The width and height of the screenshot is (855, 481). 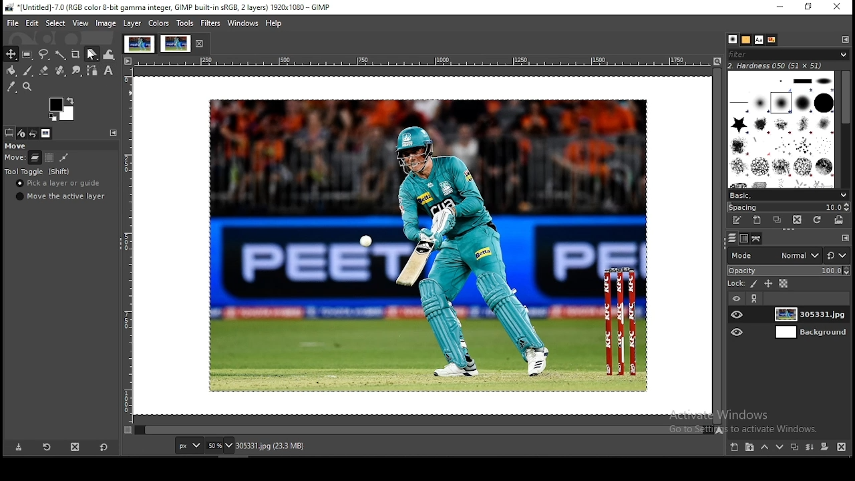 What do you see at coordinates (757, 238) in the screenshot?
I see `layers` at bounding box center [757, 238].